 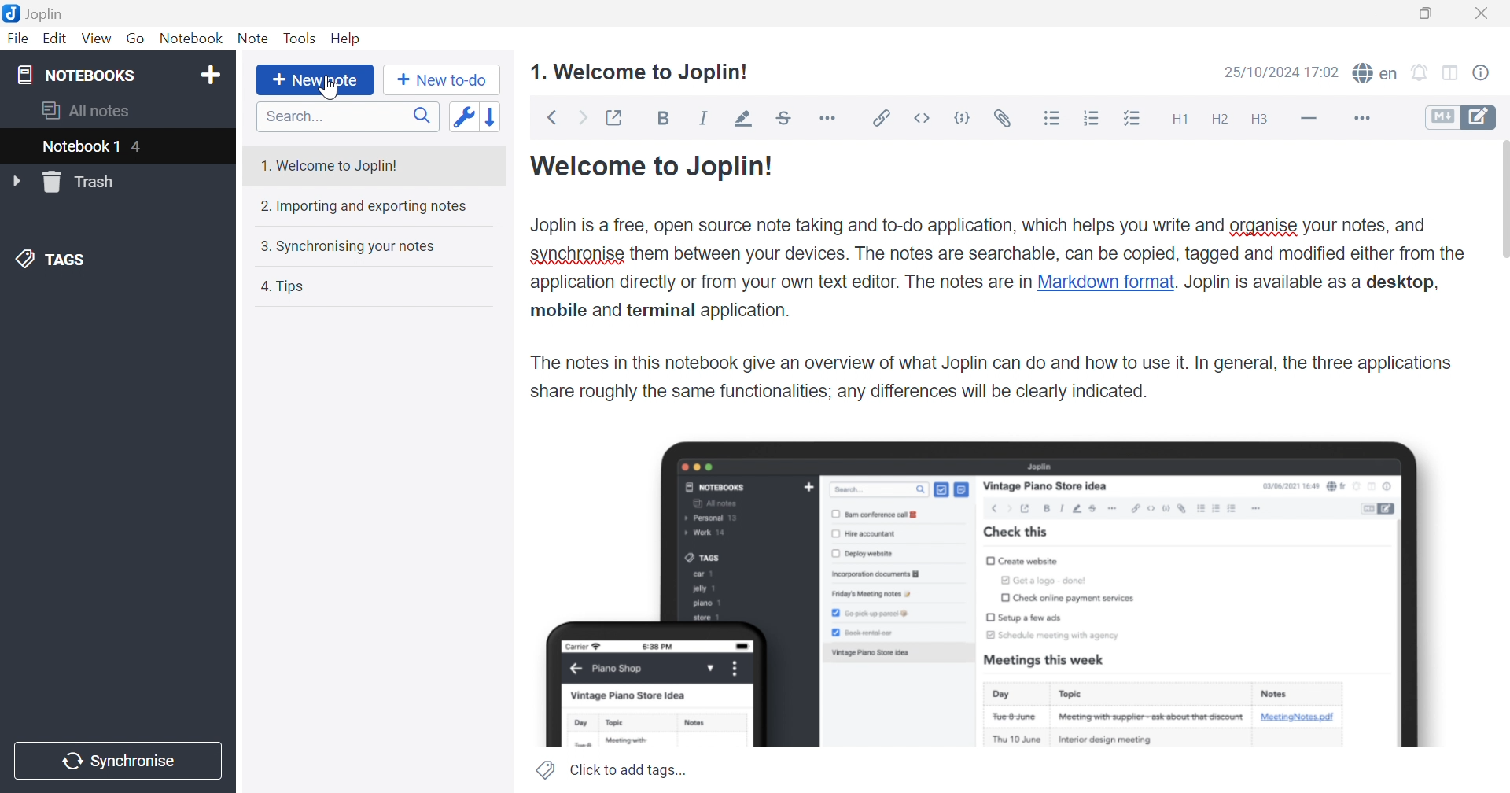 What do you see at coordinates (191, 38) in the screenshot?
I see `Notebook` at bounding box center [191, 38].